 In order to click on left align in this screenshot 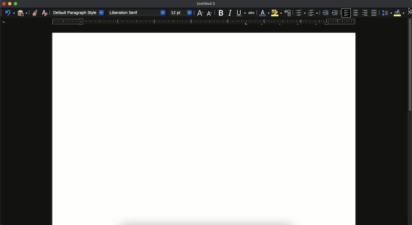, I will do `click(346, 13)`.